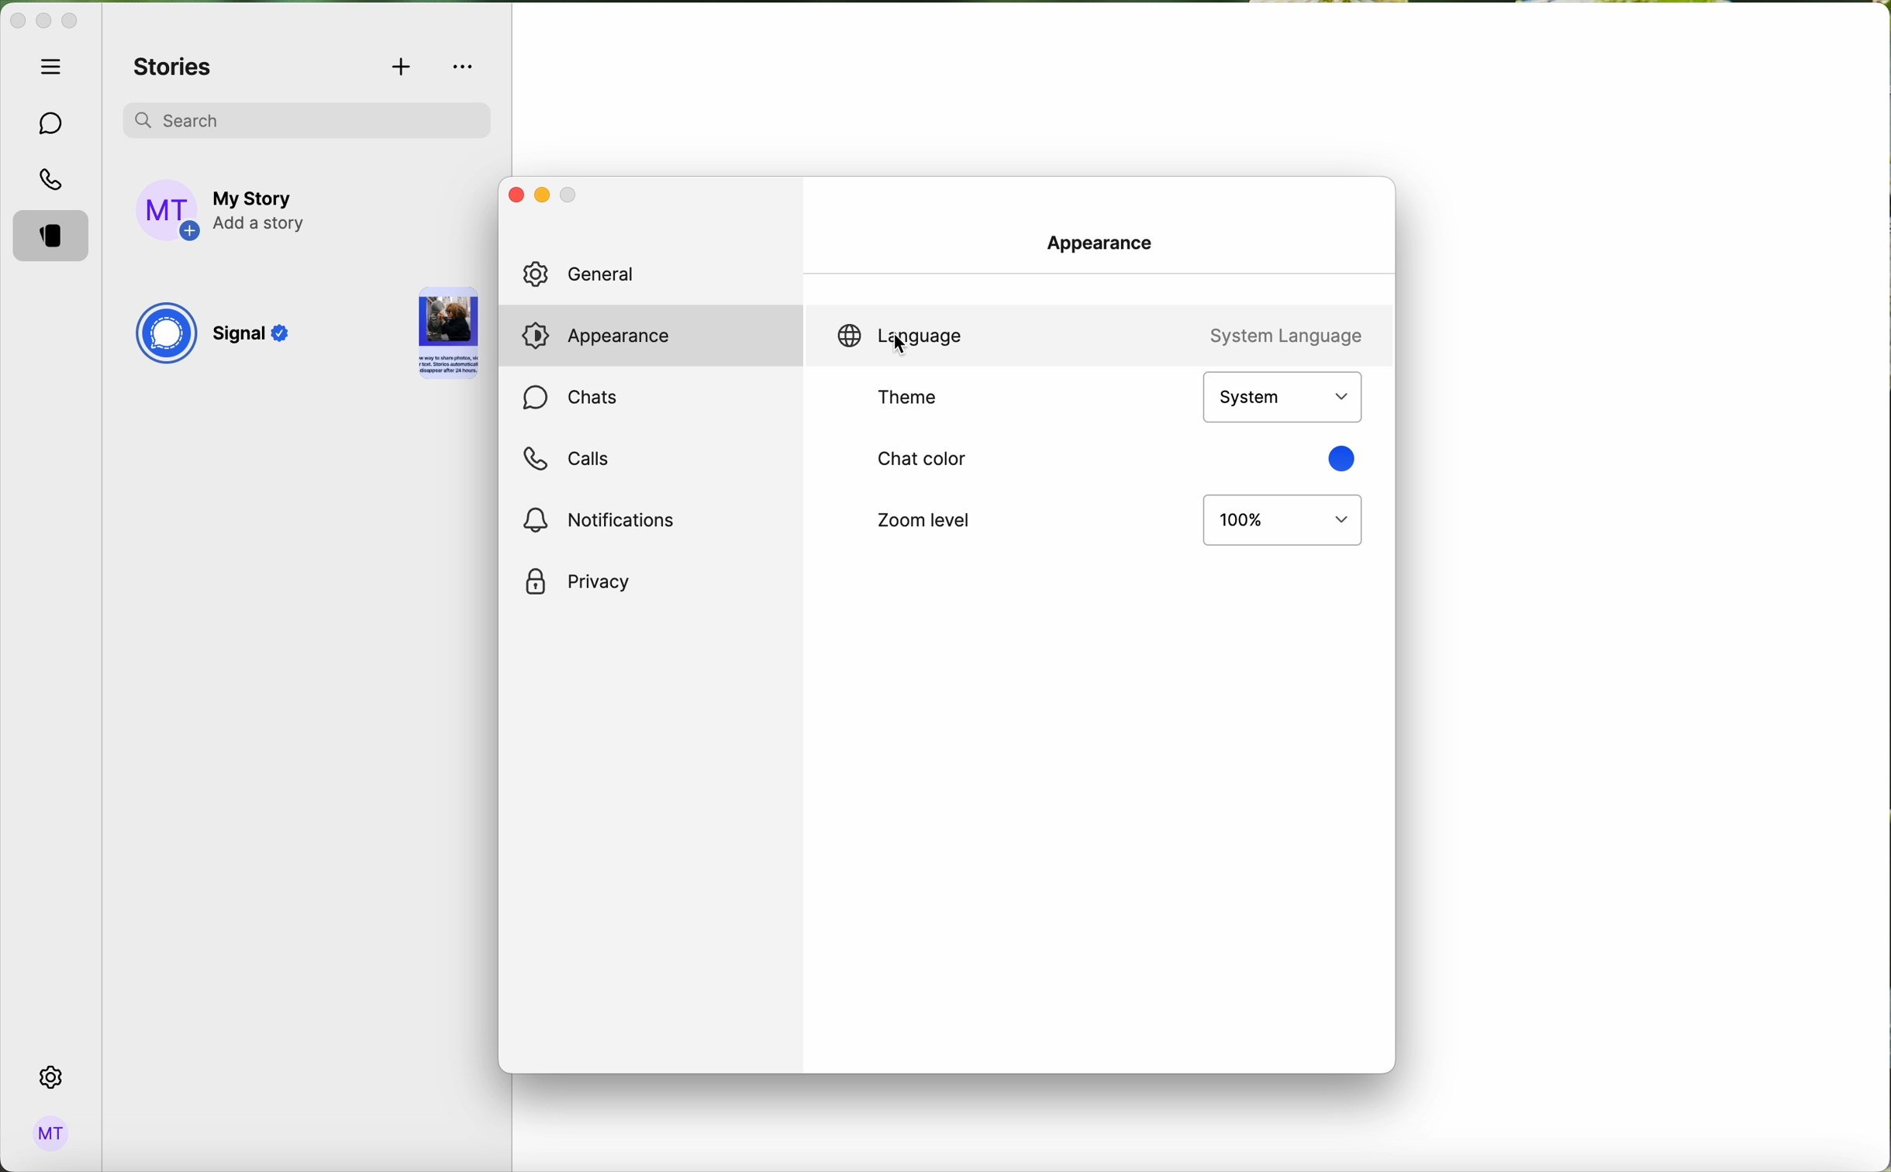 This screenshot has height=1172, width=1891. I want to click on notifications, so click(605, 519).